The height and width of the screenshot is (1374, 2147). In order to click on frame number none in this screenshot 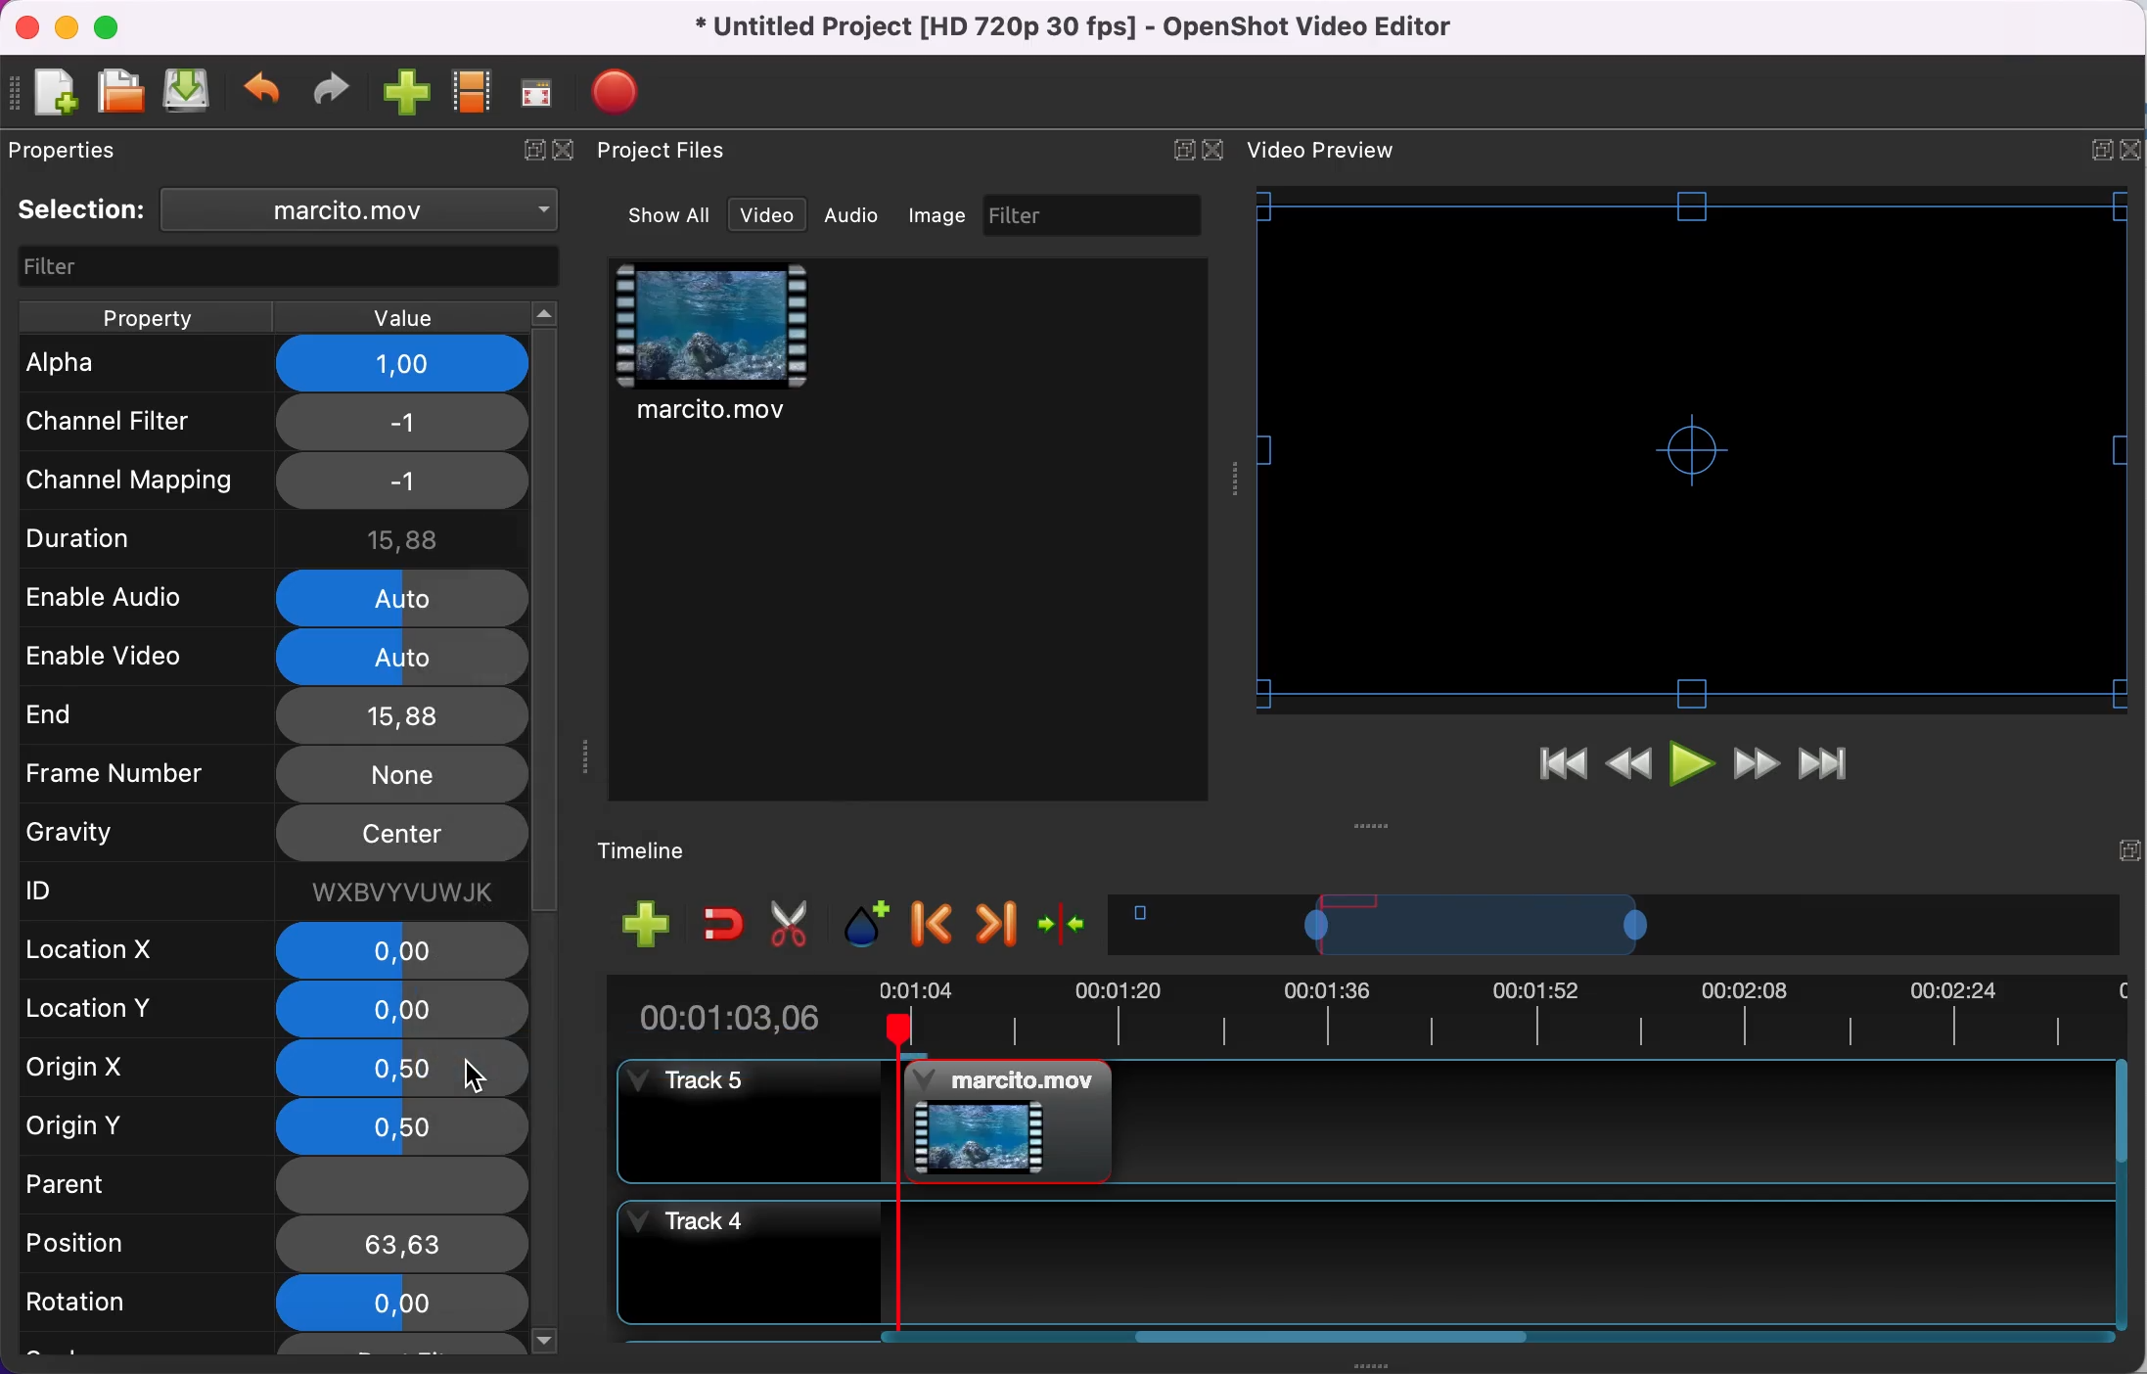, I will do `click(272, 773)`.